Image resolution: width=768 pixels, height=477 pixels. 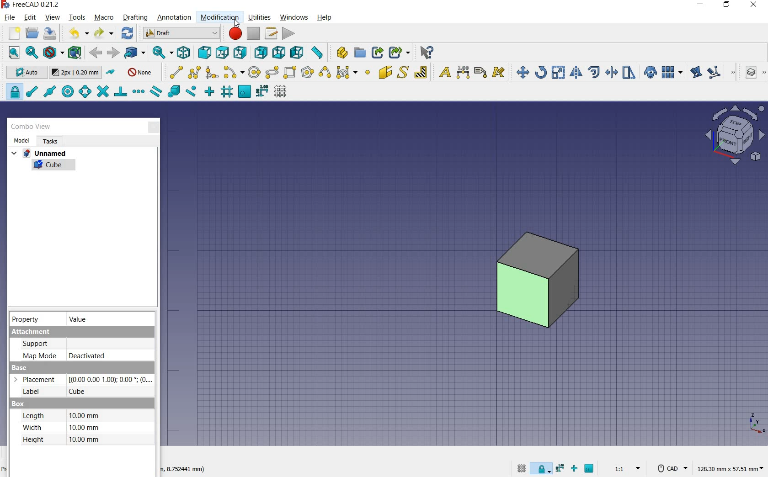 What do you see at coordinates (53, 17) in the screenshot?
I see `view` at bounding box center [53, 17].